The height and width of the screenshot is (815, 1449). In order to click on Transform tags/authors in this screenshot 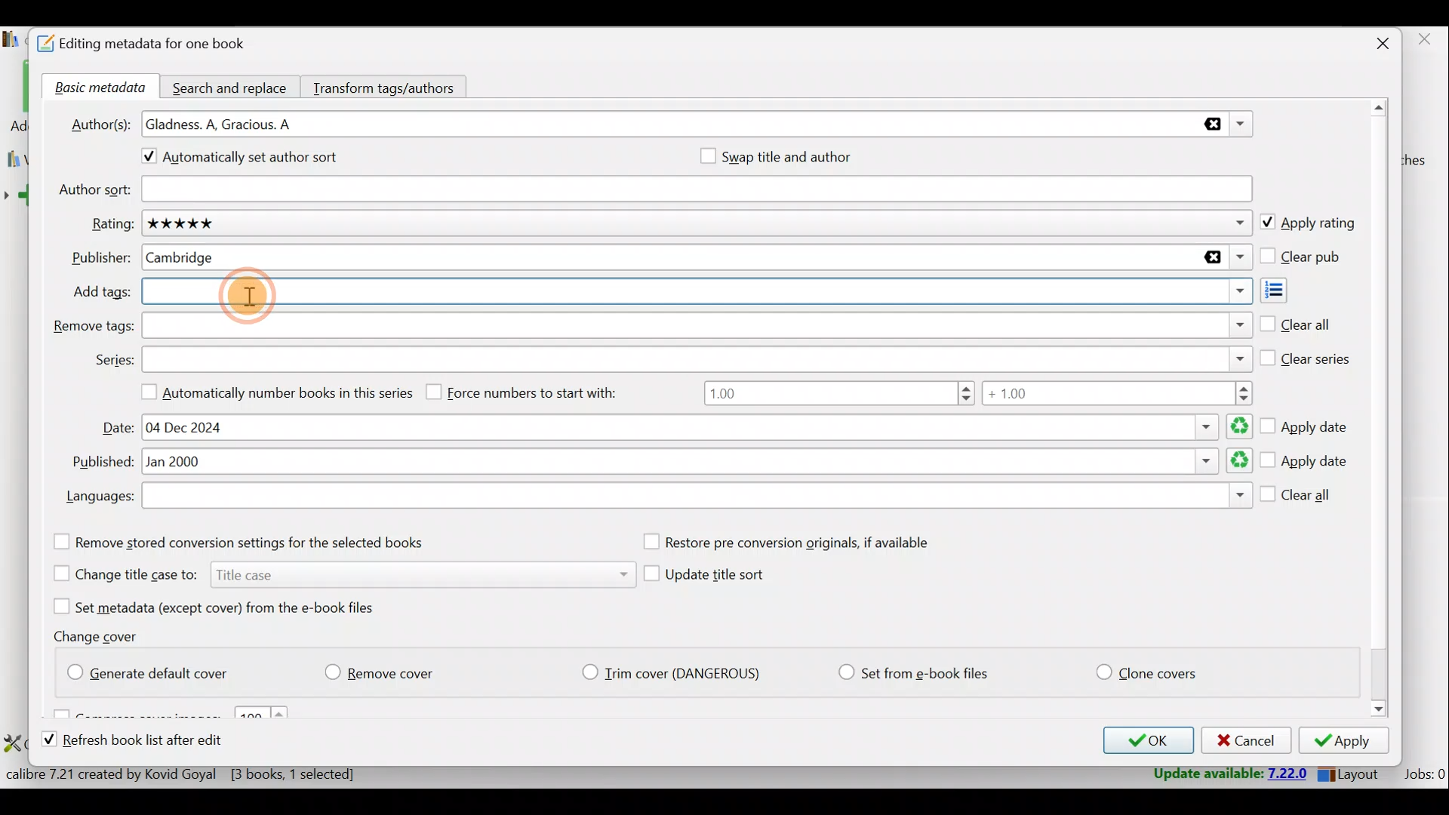, I will do `click(390, 86)`.